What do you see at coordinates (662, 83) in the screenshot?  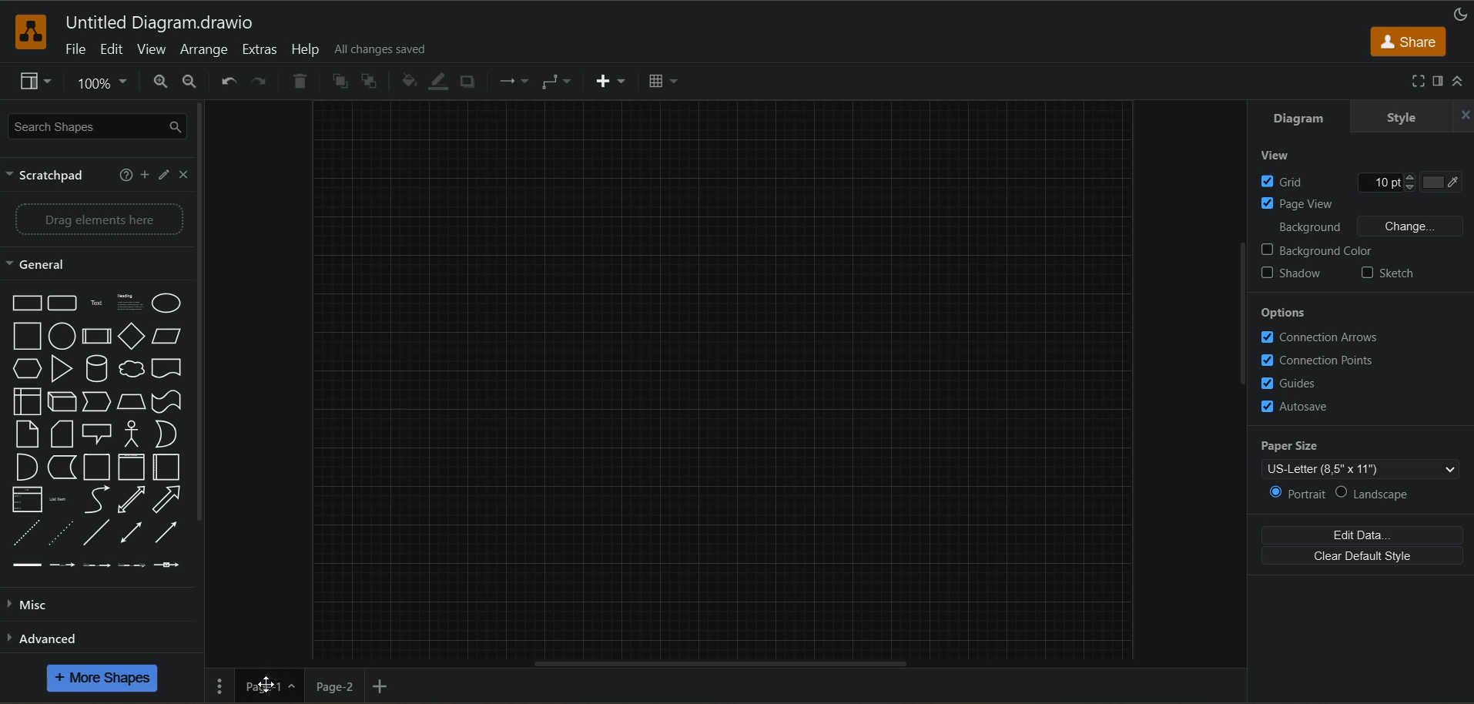 I see `table` at bounding box center [662, 83].